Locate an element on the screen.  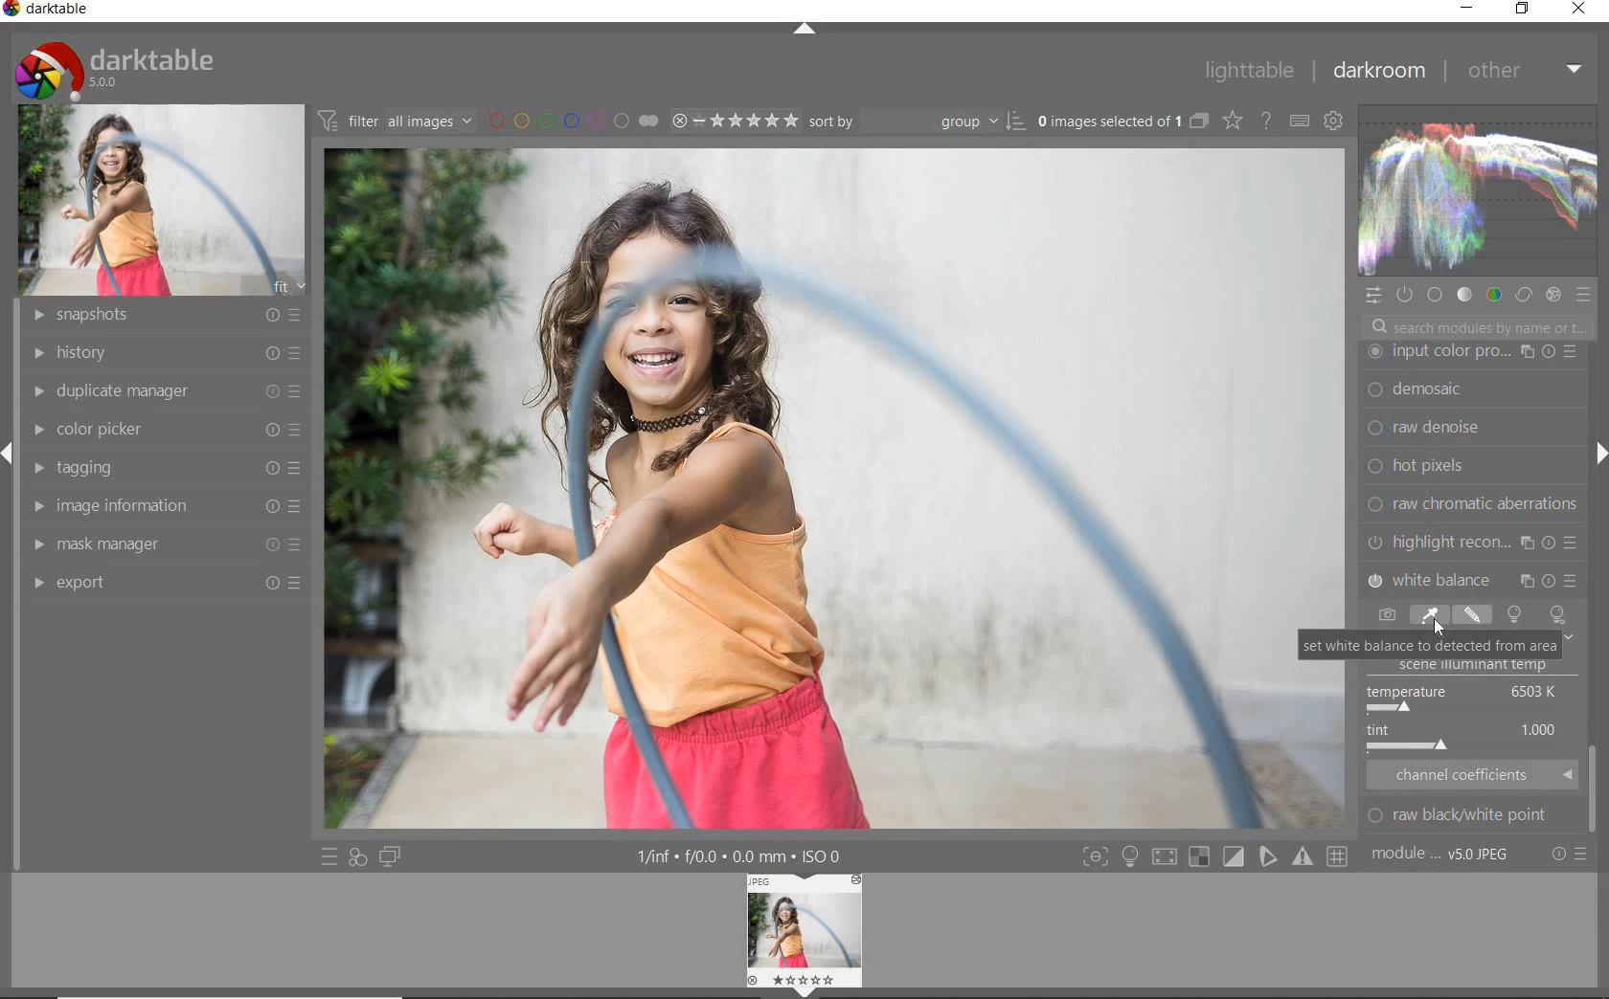
image preview is located at coordinates (805, 936).